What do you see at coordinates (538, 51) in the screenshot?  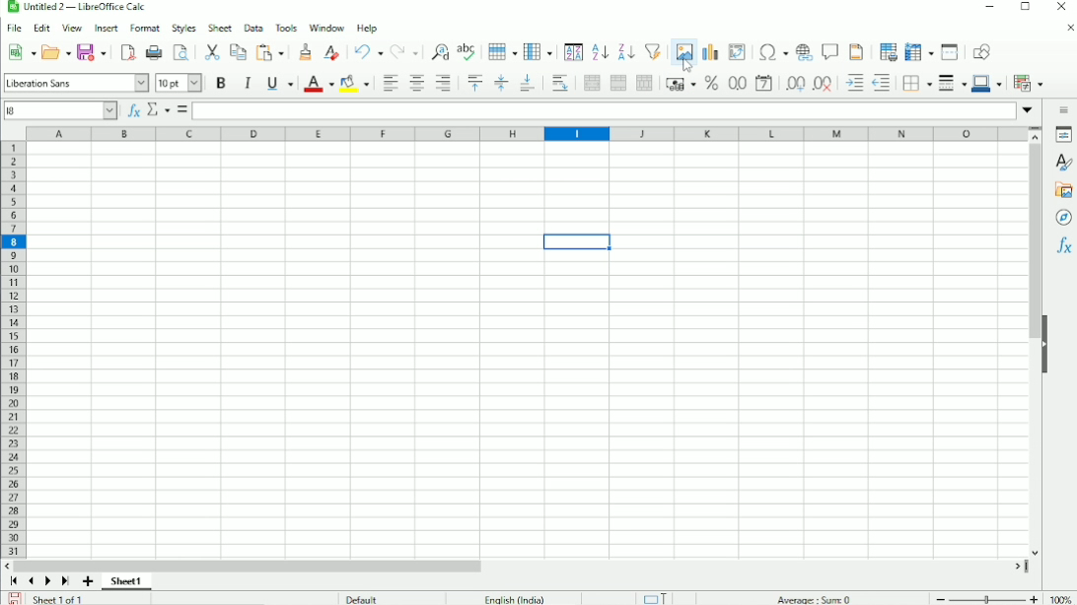 I see `Columns` at bounding box center [538, 51].